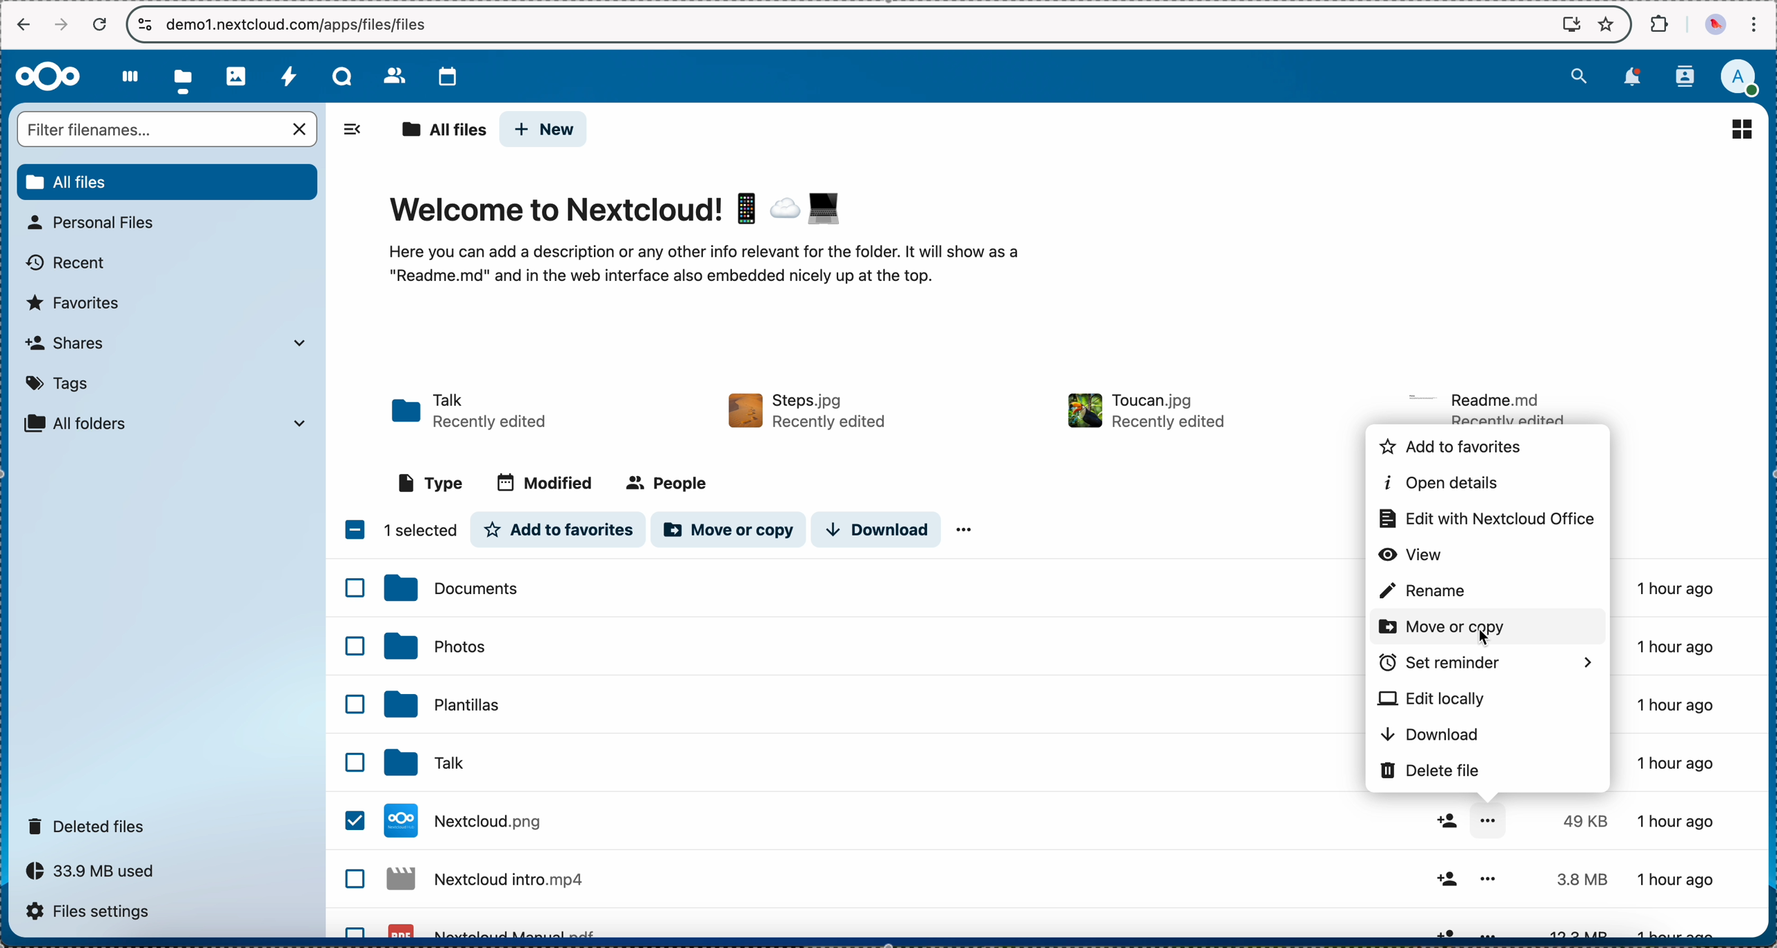  Describe the element at coordinates (1412, 554) in the screenshot. I see `view` at that location.